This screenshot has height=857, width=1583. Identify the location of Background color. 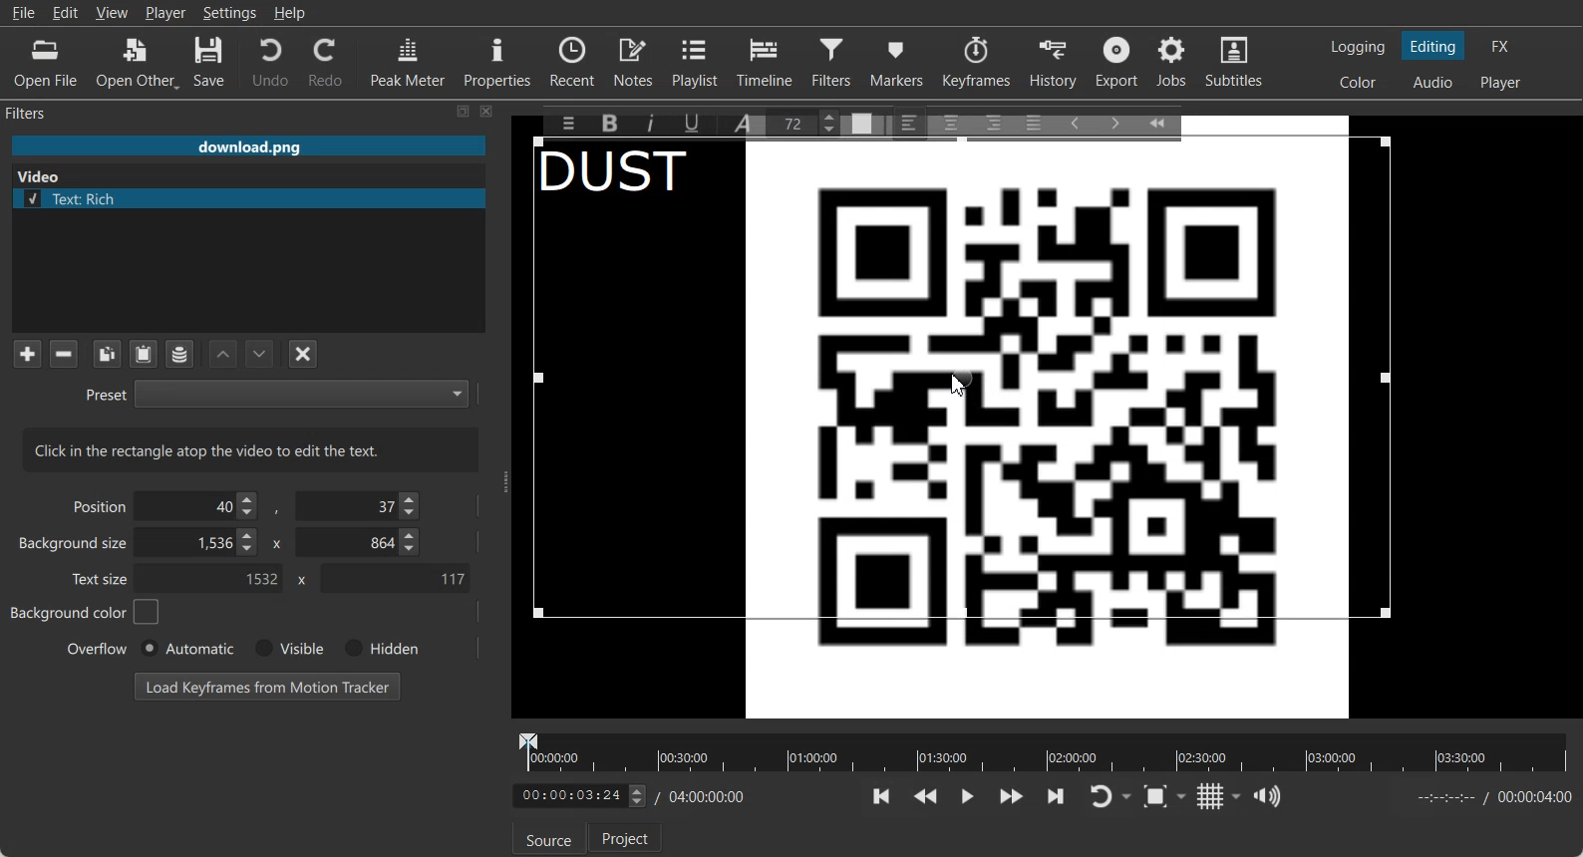
(86, 612).